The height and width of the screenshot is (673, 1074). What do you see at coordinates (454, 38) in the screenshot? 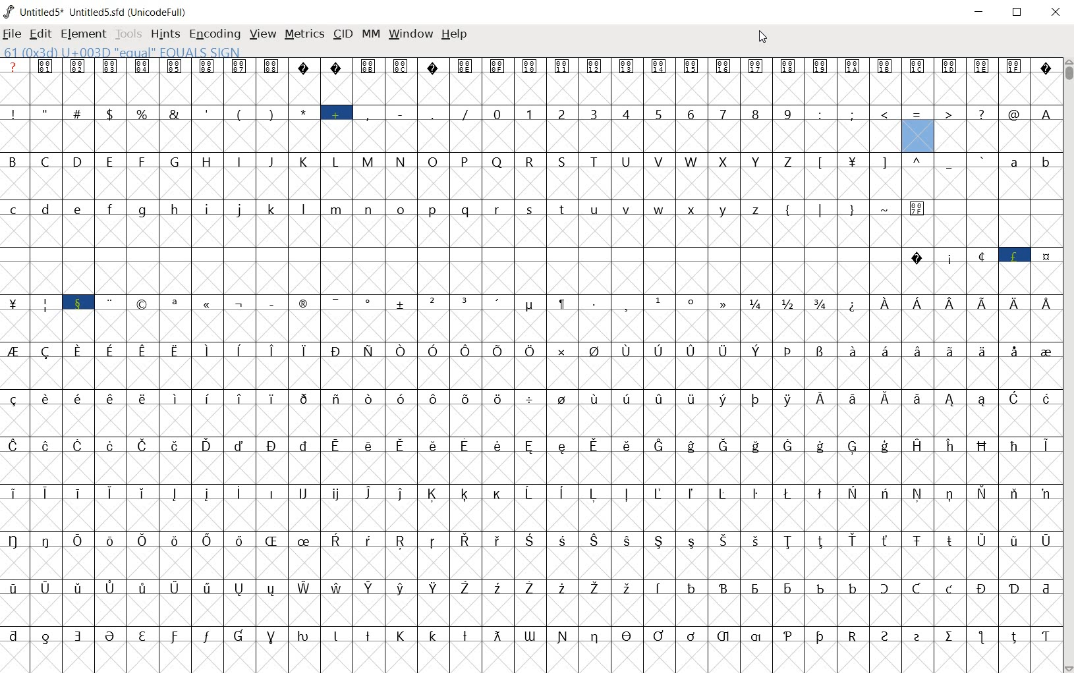
I see `help` at bounding box center [454, 38].